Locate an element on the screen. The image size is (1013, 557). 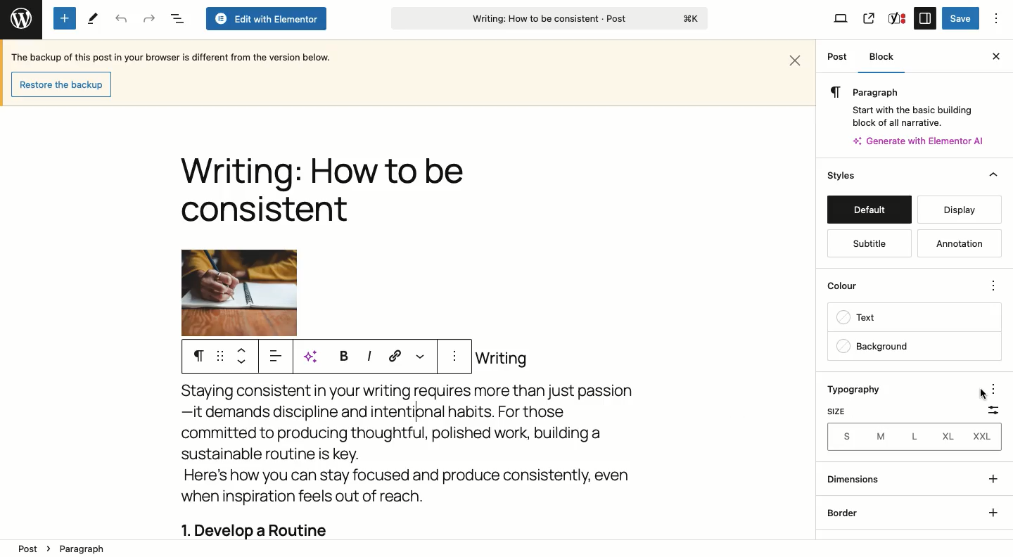
AI is located at coordinates (315, 357).